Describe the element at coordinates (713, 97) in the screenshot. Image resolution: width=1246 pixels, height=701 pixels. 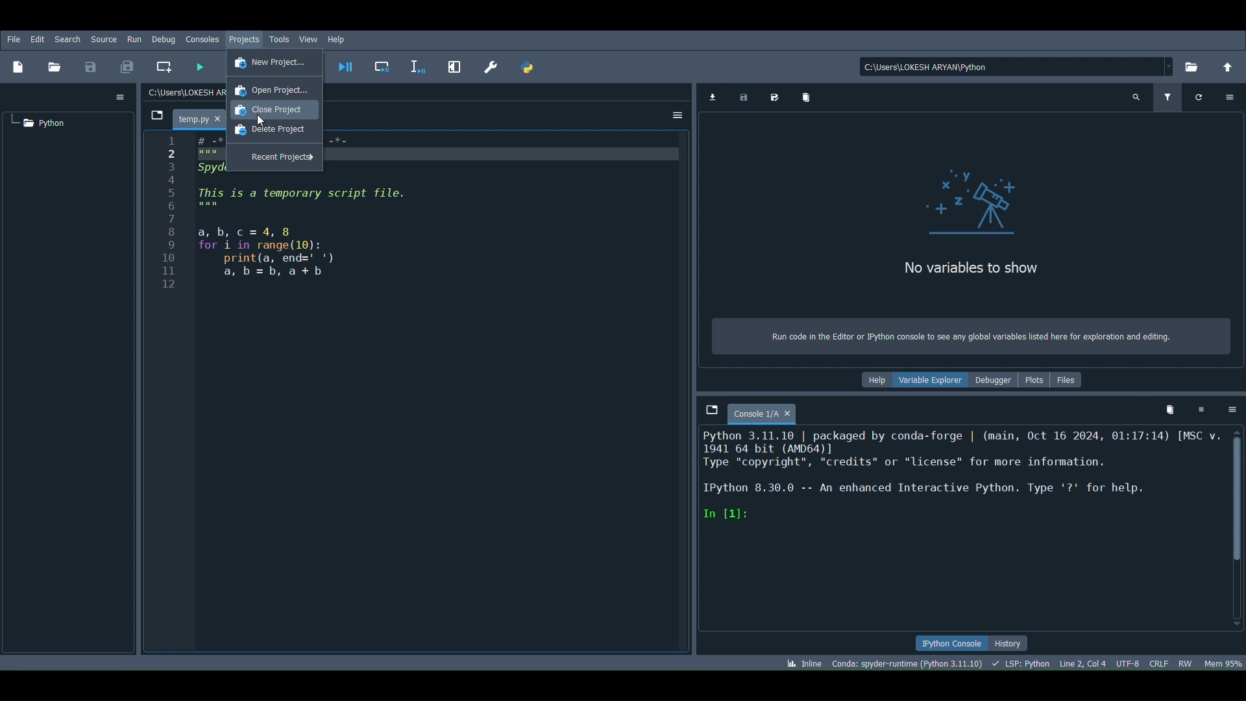
I see `Import data` at that location.